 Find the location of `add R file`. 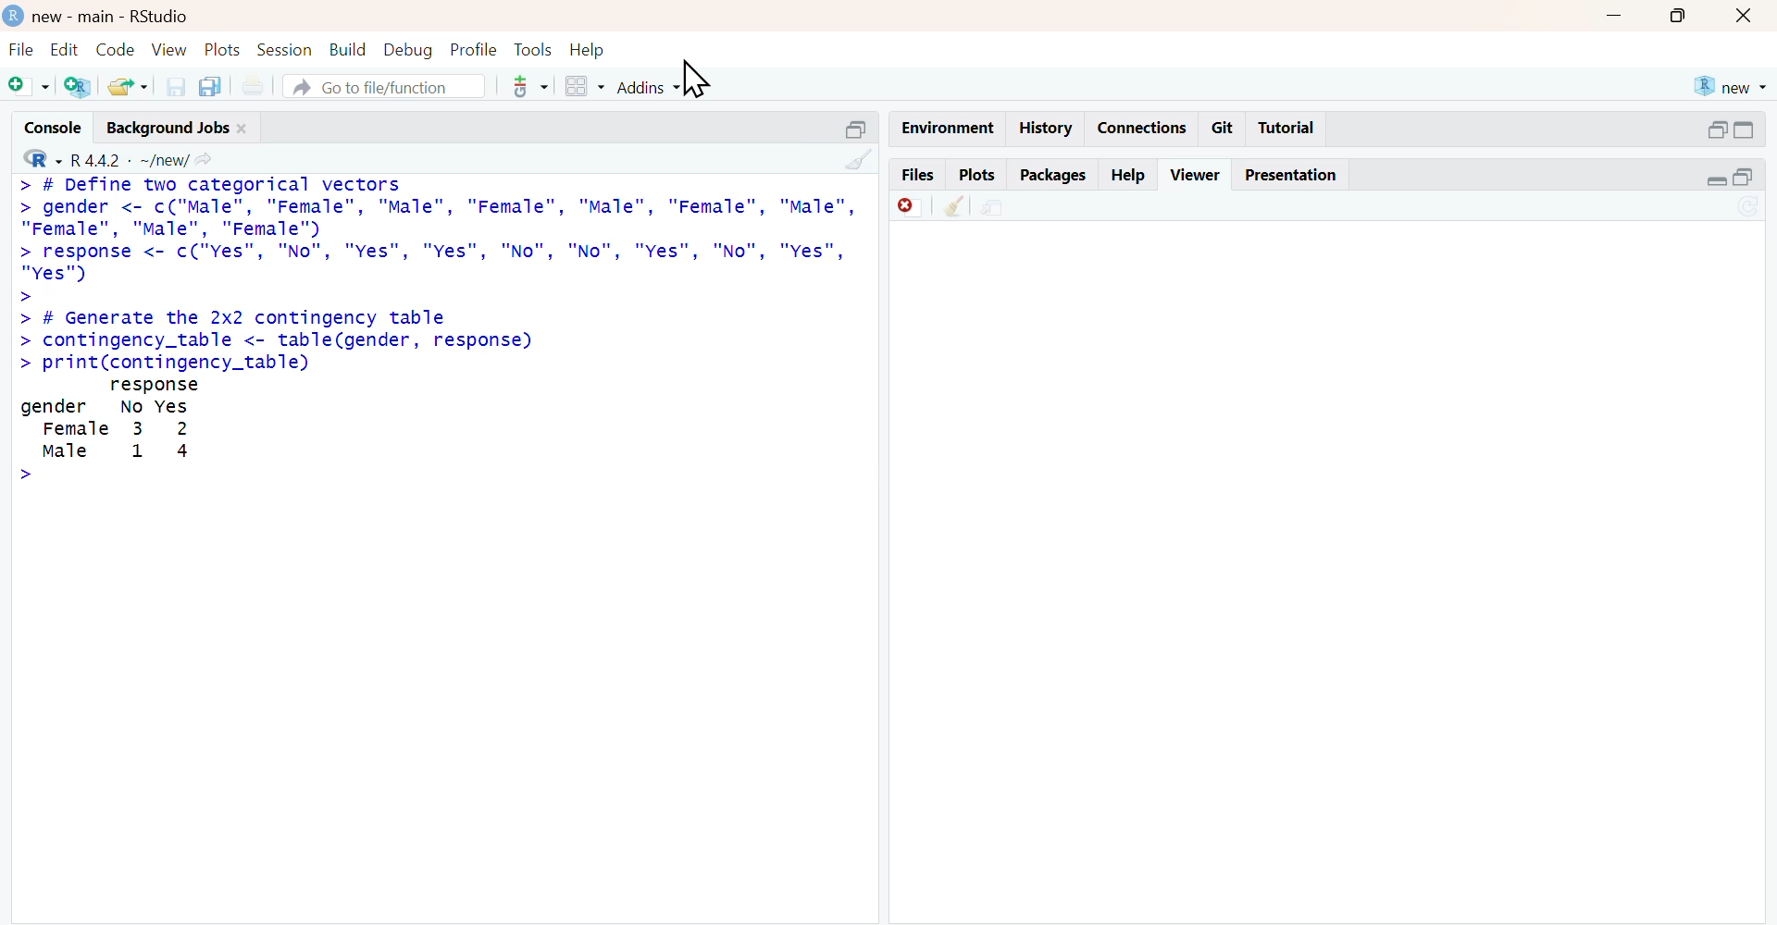

add R file is located at coordinates (81, 87).